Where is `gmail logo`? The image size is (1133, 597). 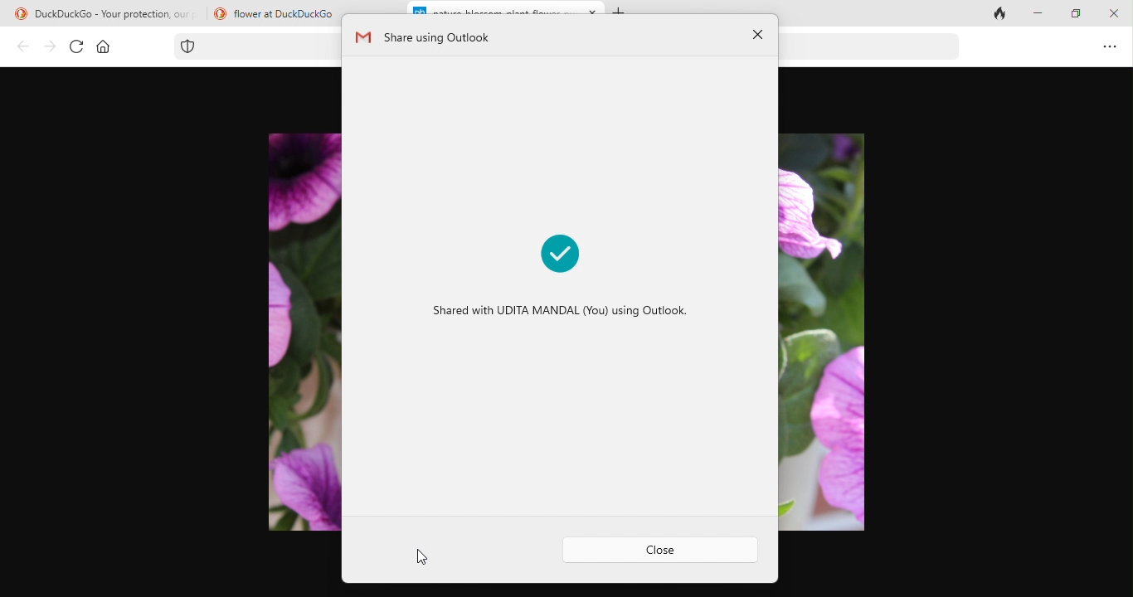
gmail logo is located at coordinates (363, 38).